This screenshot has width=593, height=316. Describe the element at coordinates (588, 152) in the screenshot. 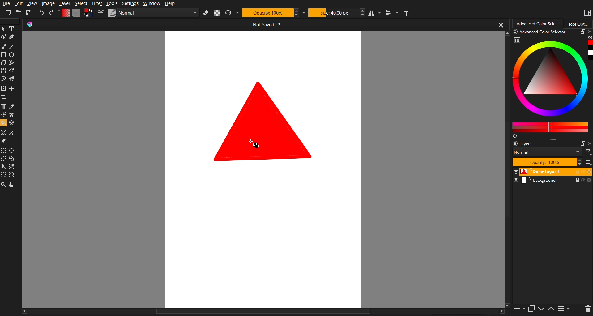

I see `filter` at that location.